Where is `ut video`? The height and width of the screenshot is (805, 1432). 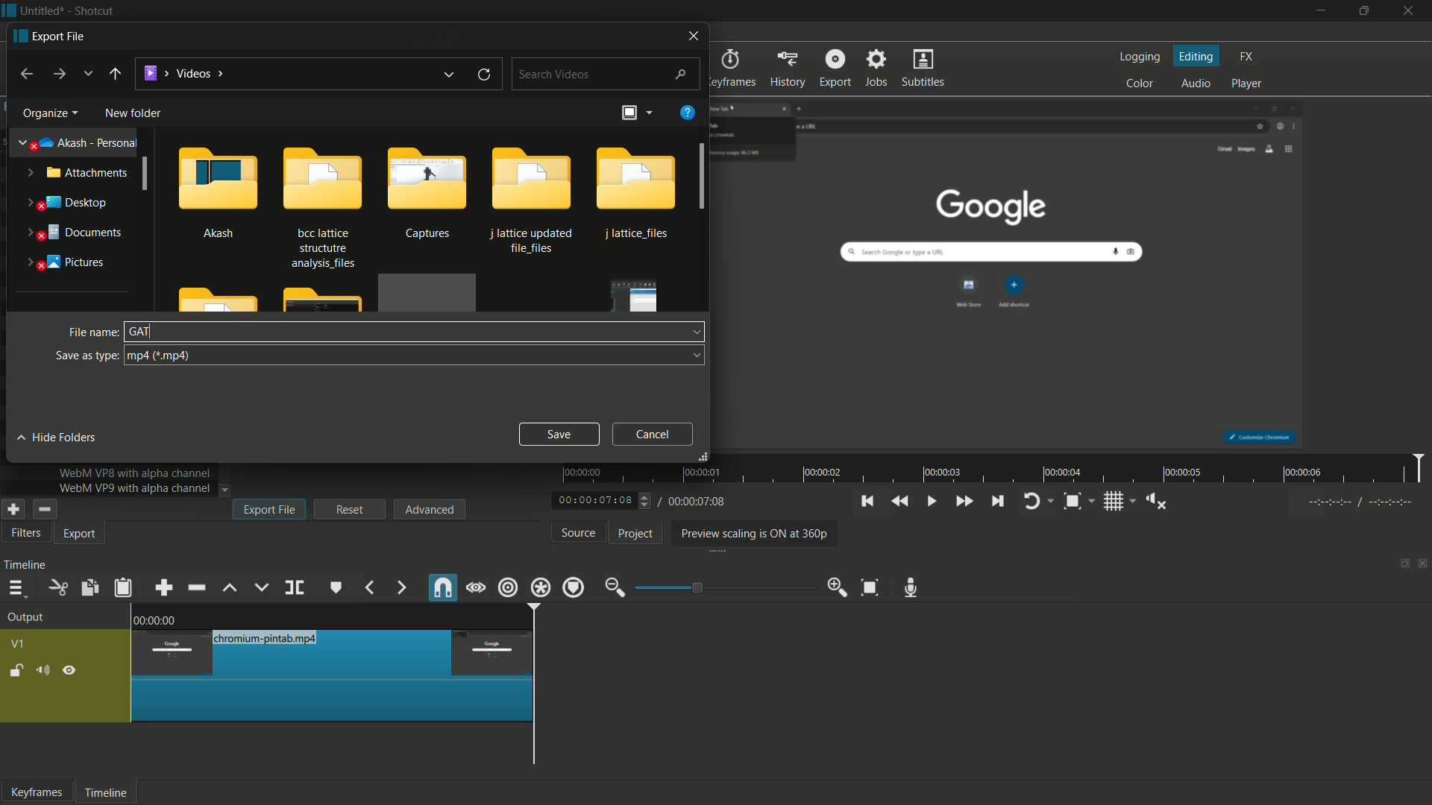 ut video is located at coordinates (23, 534).